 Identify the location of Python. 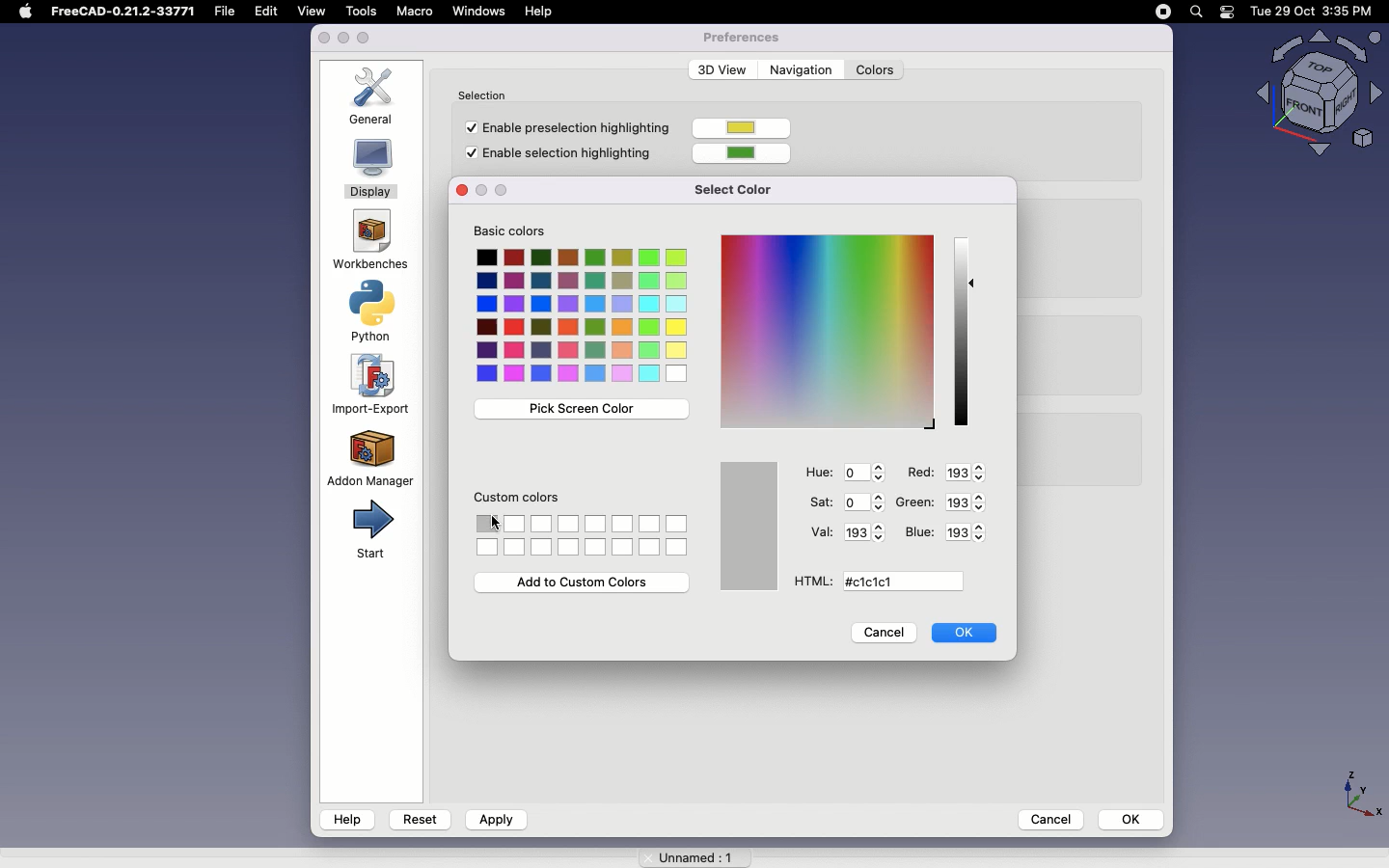
(376, 312).